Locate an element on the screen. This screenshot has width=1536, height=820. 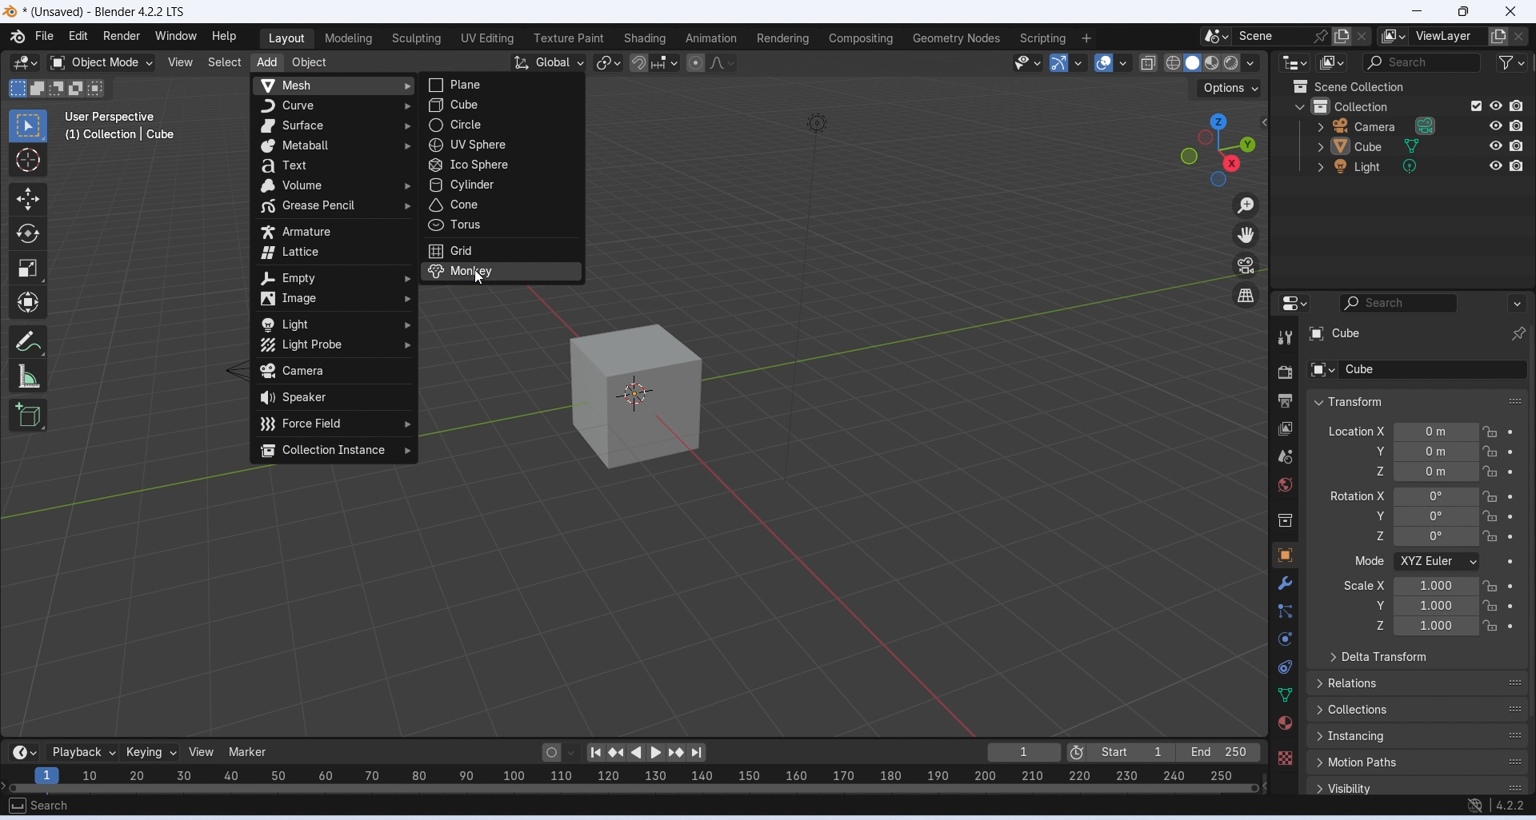
Window is located at coordinates (174, 36).